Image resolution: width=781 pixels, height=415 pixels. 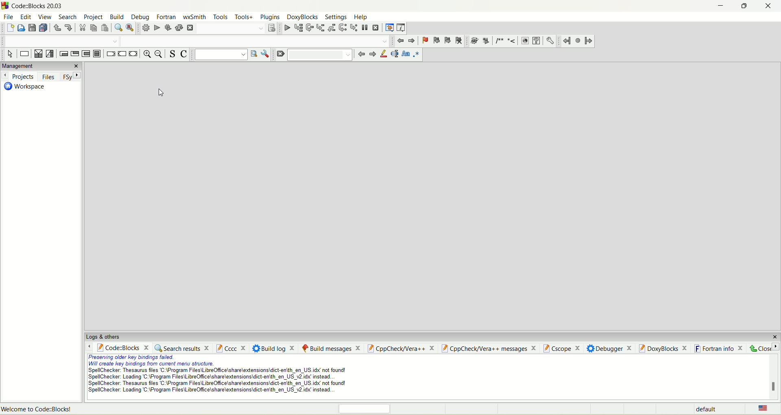 I want to click on exit condition loop, so click(x=75, y=55).